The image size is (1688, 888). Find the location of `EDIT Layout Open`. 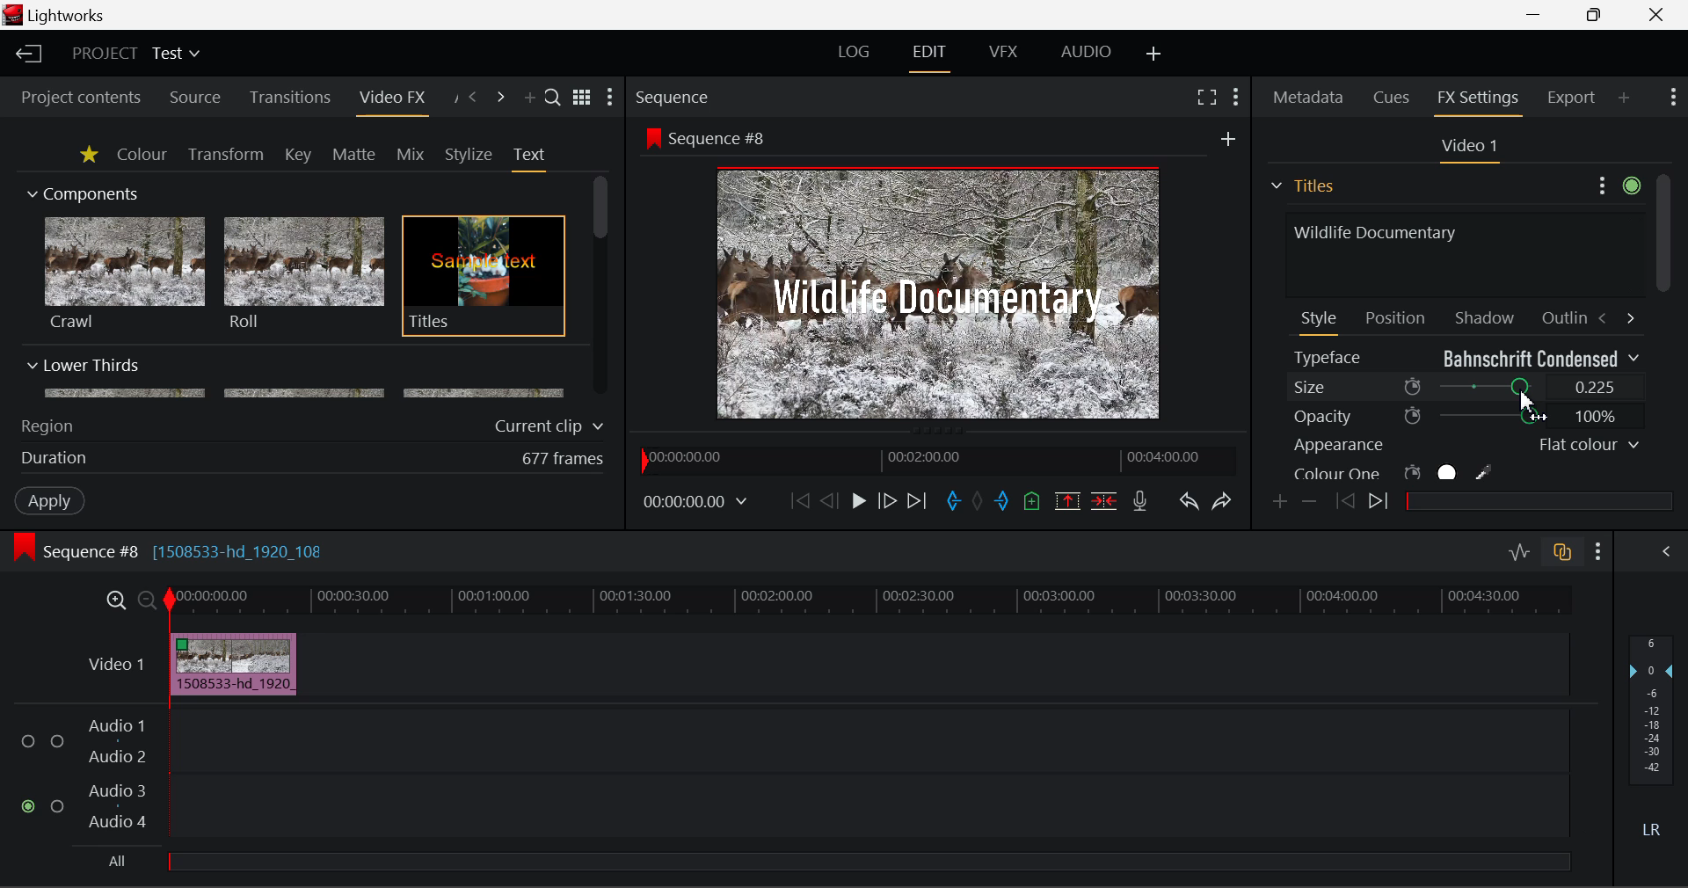

EDIT Layout Open is located at coordinates (933, 58).